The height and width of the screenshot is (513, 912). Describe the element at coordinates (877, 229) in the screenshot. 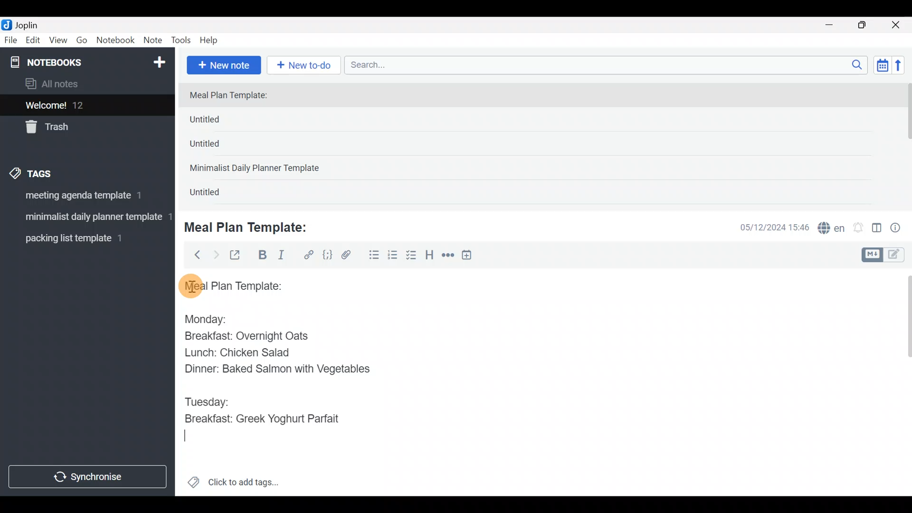

I see `Toggle editor layout` at that location.